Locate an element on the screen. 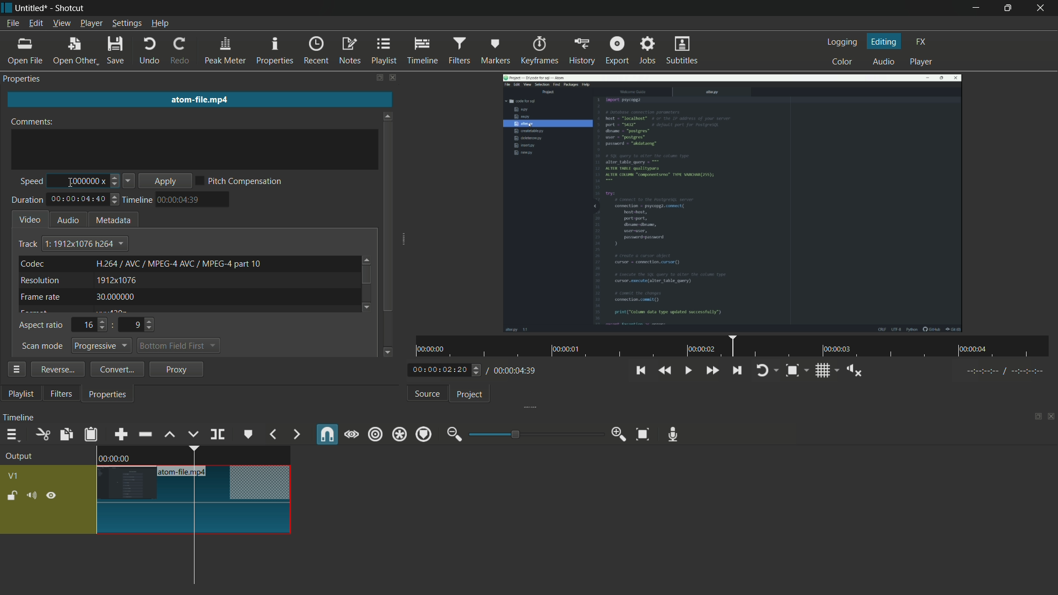  quickly play backward is located at coordinates (665, 371).